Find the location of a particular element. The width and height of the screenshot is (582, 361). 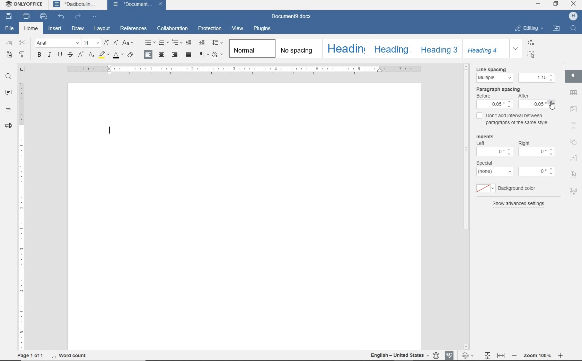

background color is located at coordinates (486, 189).